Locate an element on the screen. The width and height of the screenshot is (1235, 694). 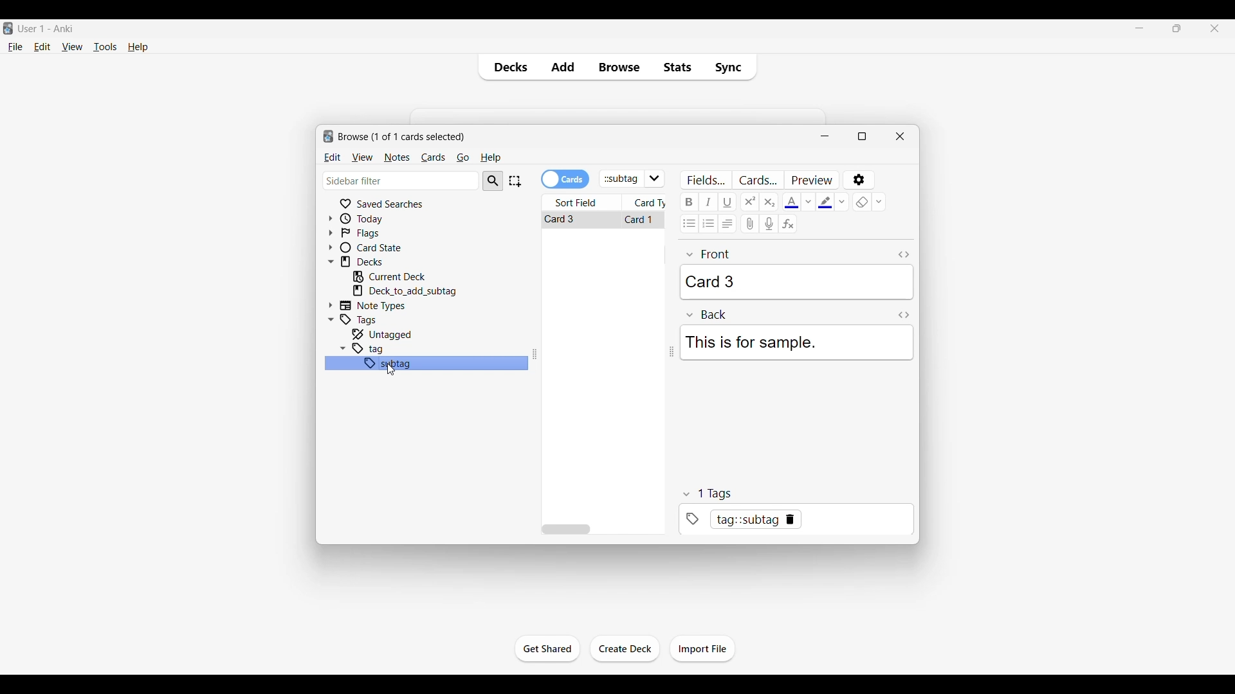
Preview selected card is located at coordinates (811, 180).